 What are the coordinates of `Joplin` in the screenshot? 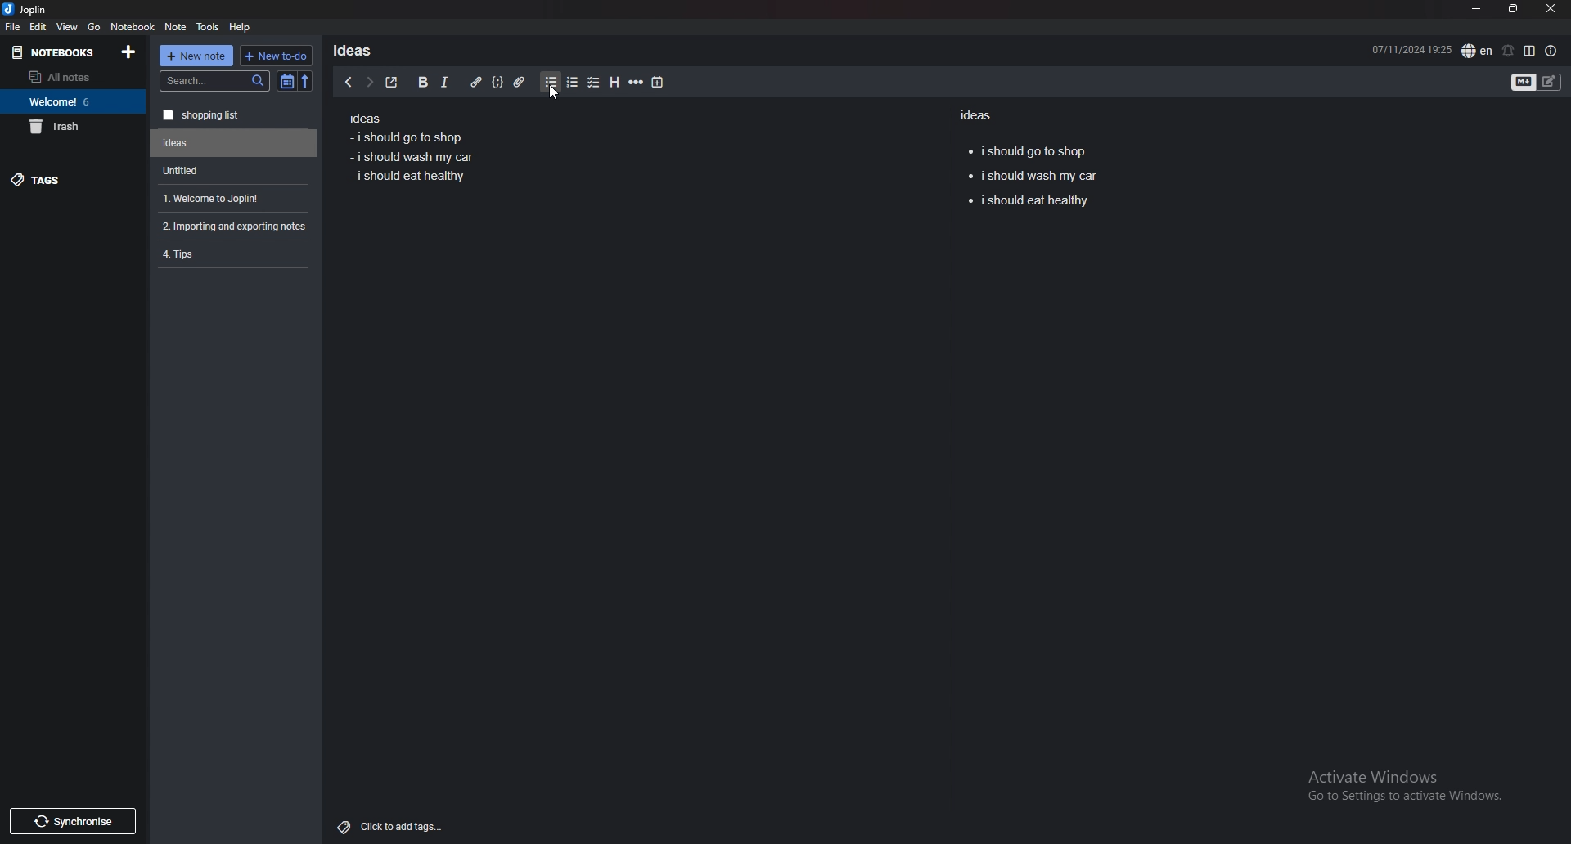 It's located at (38, 9).